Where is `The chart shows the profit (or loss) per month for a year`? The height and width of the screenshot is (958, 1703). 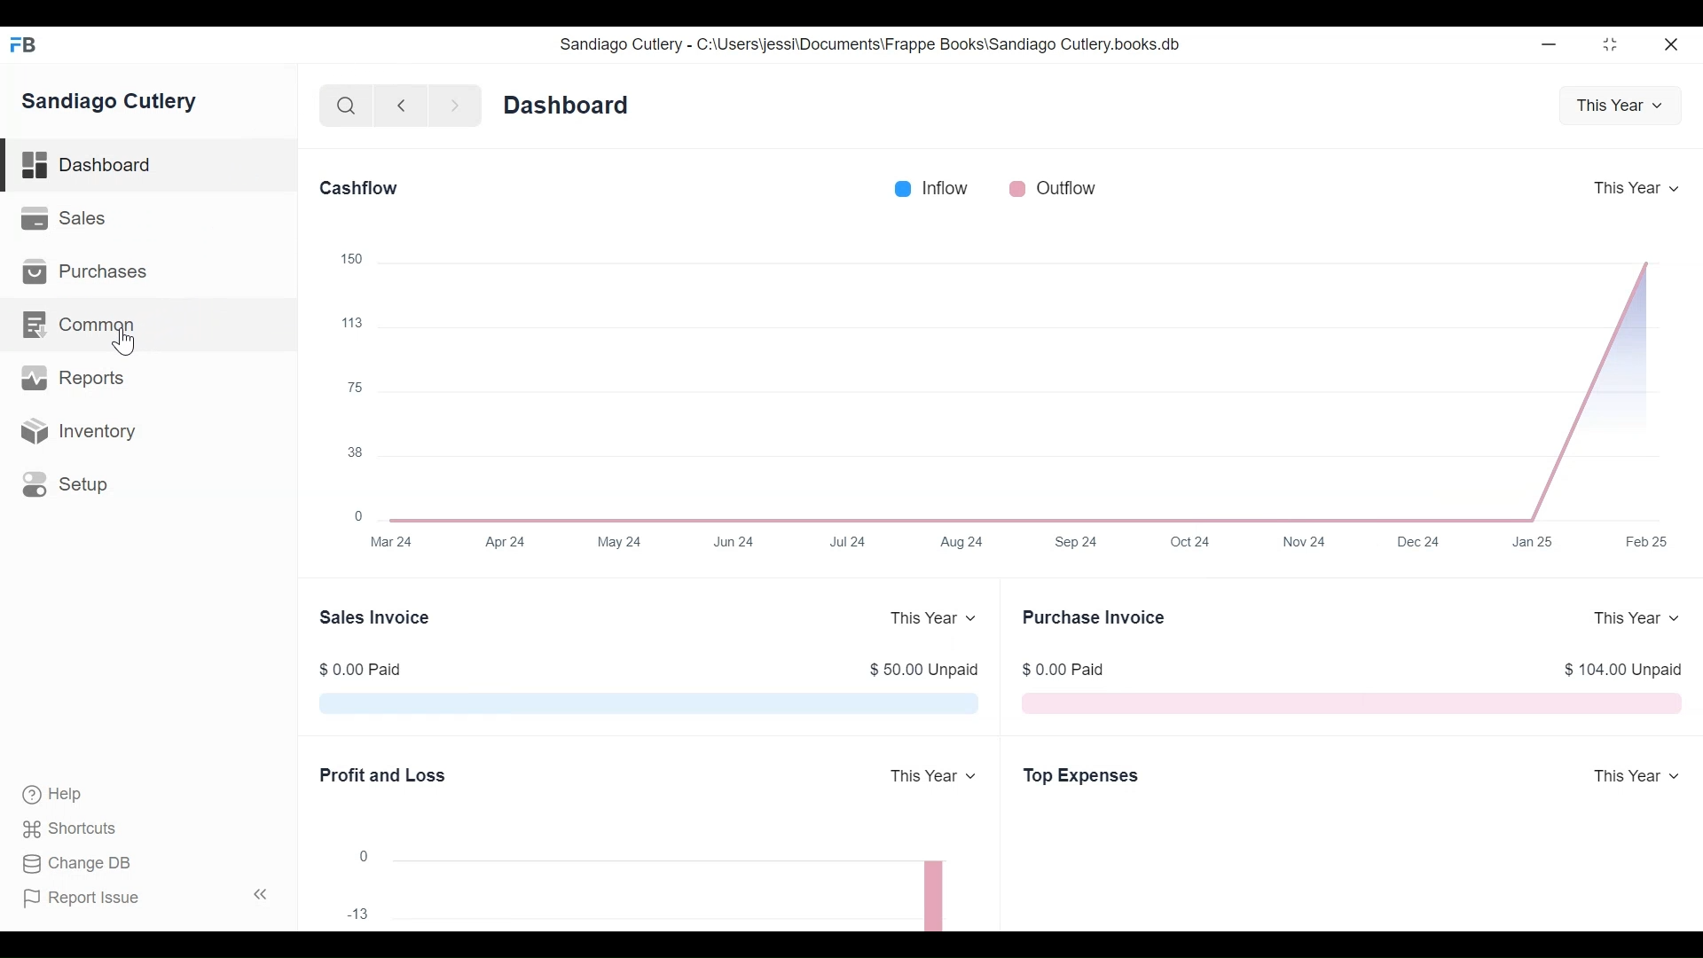 The chart shows the profit (or loss) per month for a year is located at coordinates (683, 885).